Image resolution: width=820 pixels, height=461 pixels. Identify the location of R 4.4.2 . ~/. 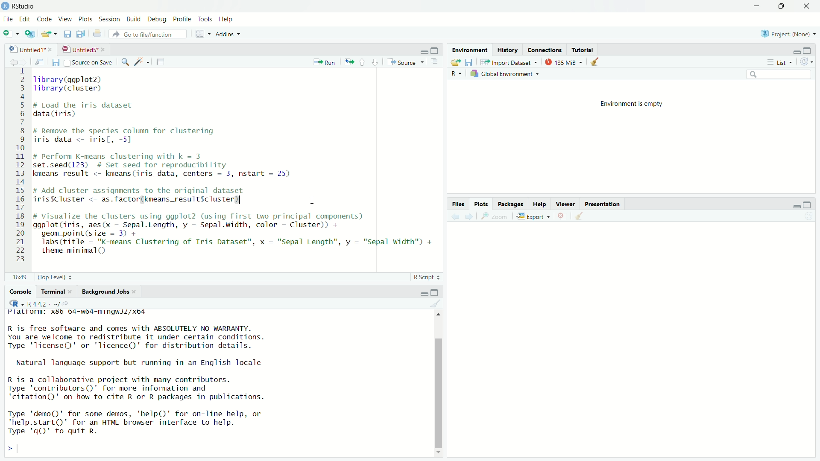
(43, 303).